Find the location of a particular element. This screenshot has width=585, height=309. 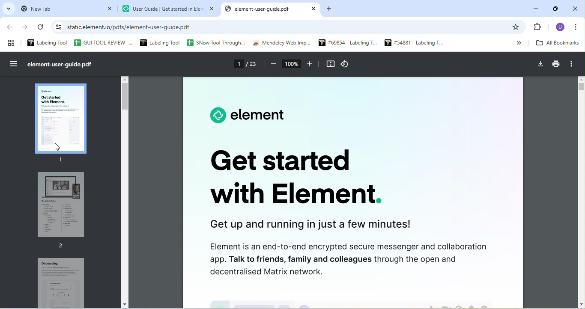

Collapse/Expand menu is located at coordinates (15, 64).